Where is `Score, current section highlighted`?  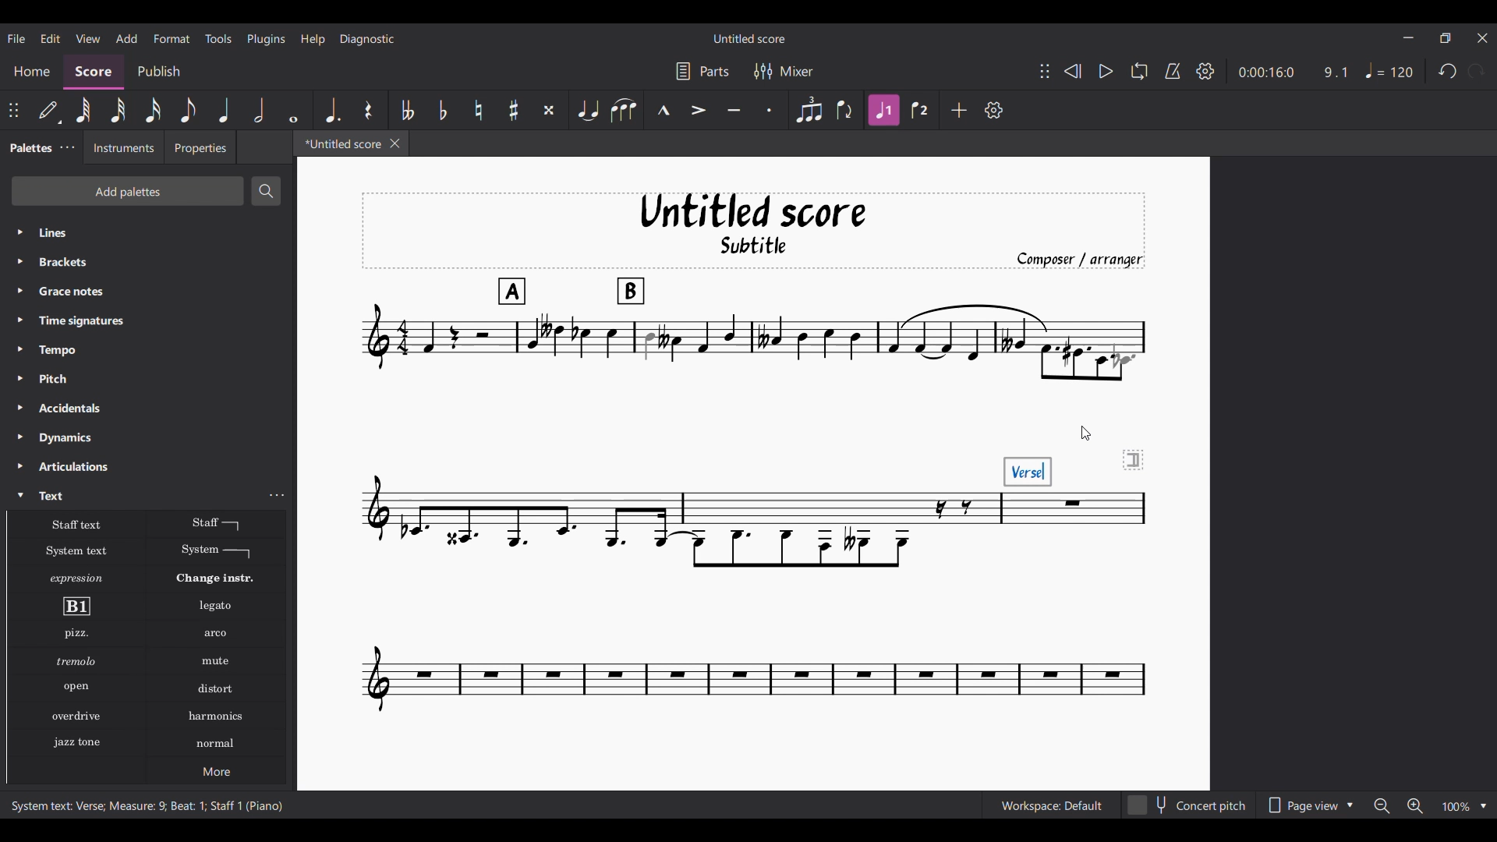
Score, current section highlighted is located at coordinates (94, 72).